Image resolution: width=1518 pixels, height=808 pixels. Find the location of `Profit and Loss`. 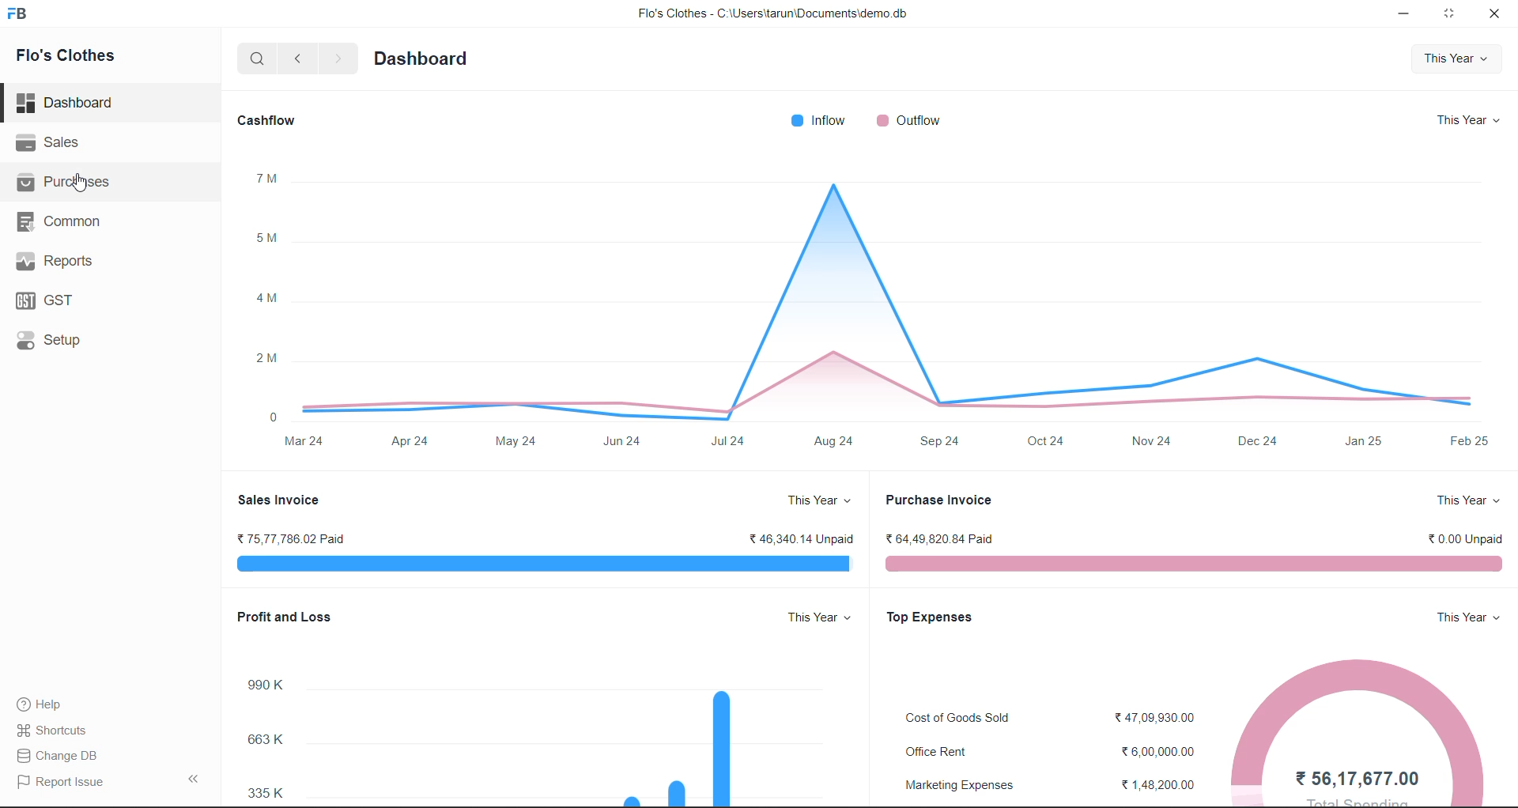

Profit and Loss is located at coordinates (292, 617).